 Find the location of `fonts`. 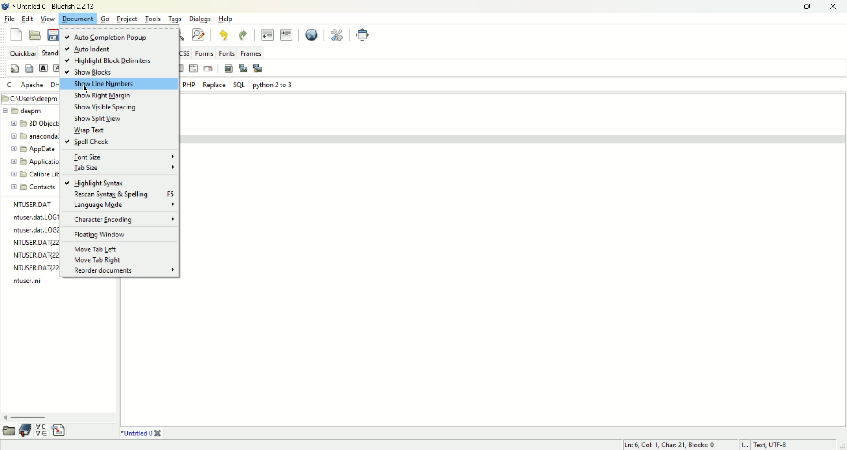

fonts is located at coordinates (227, 53).